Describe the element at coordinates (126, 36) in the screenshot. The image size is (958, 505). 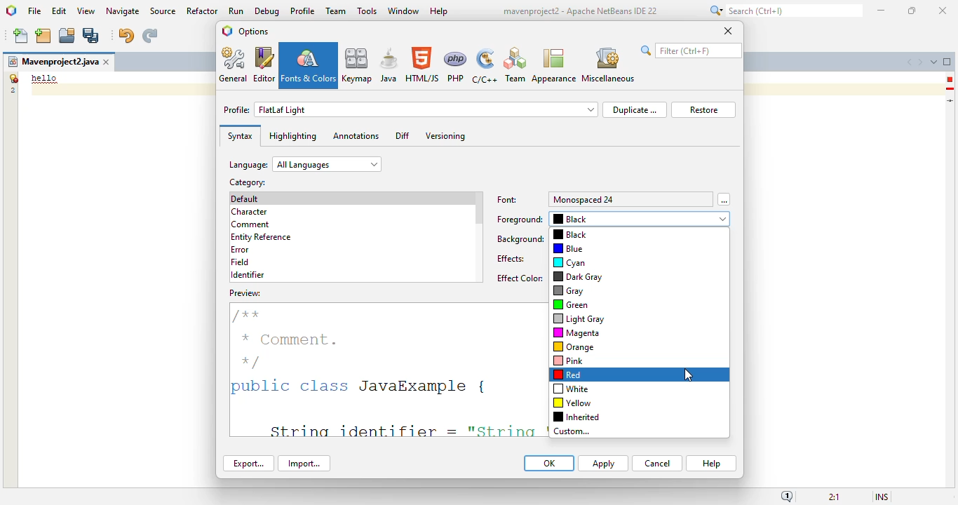
I see `undo` at that location.